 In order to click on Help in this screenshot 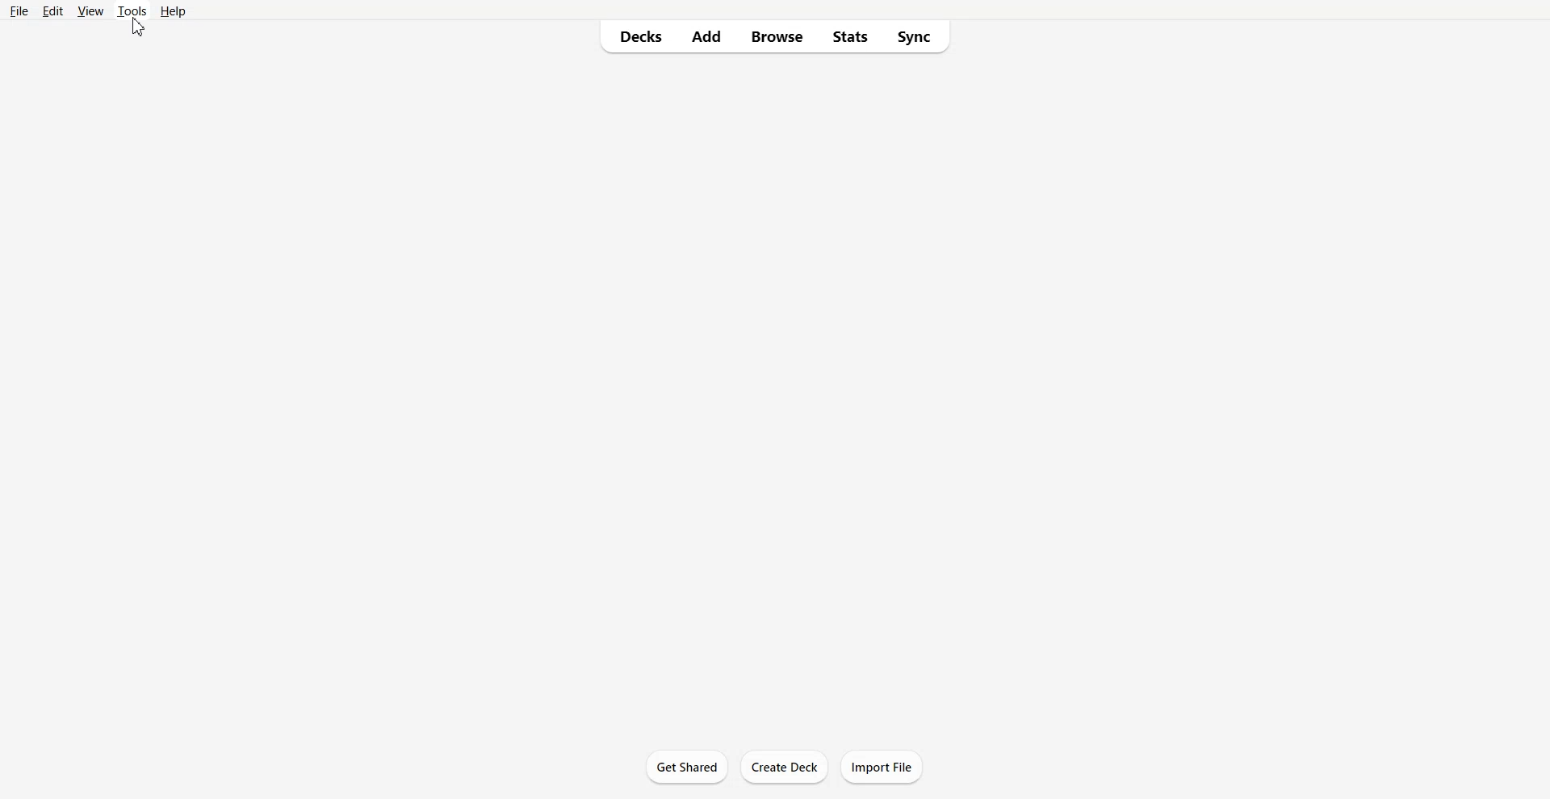, I will do `click(173, 11)`.